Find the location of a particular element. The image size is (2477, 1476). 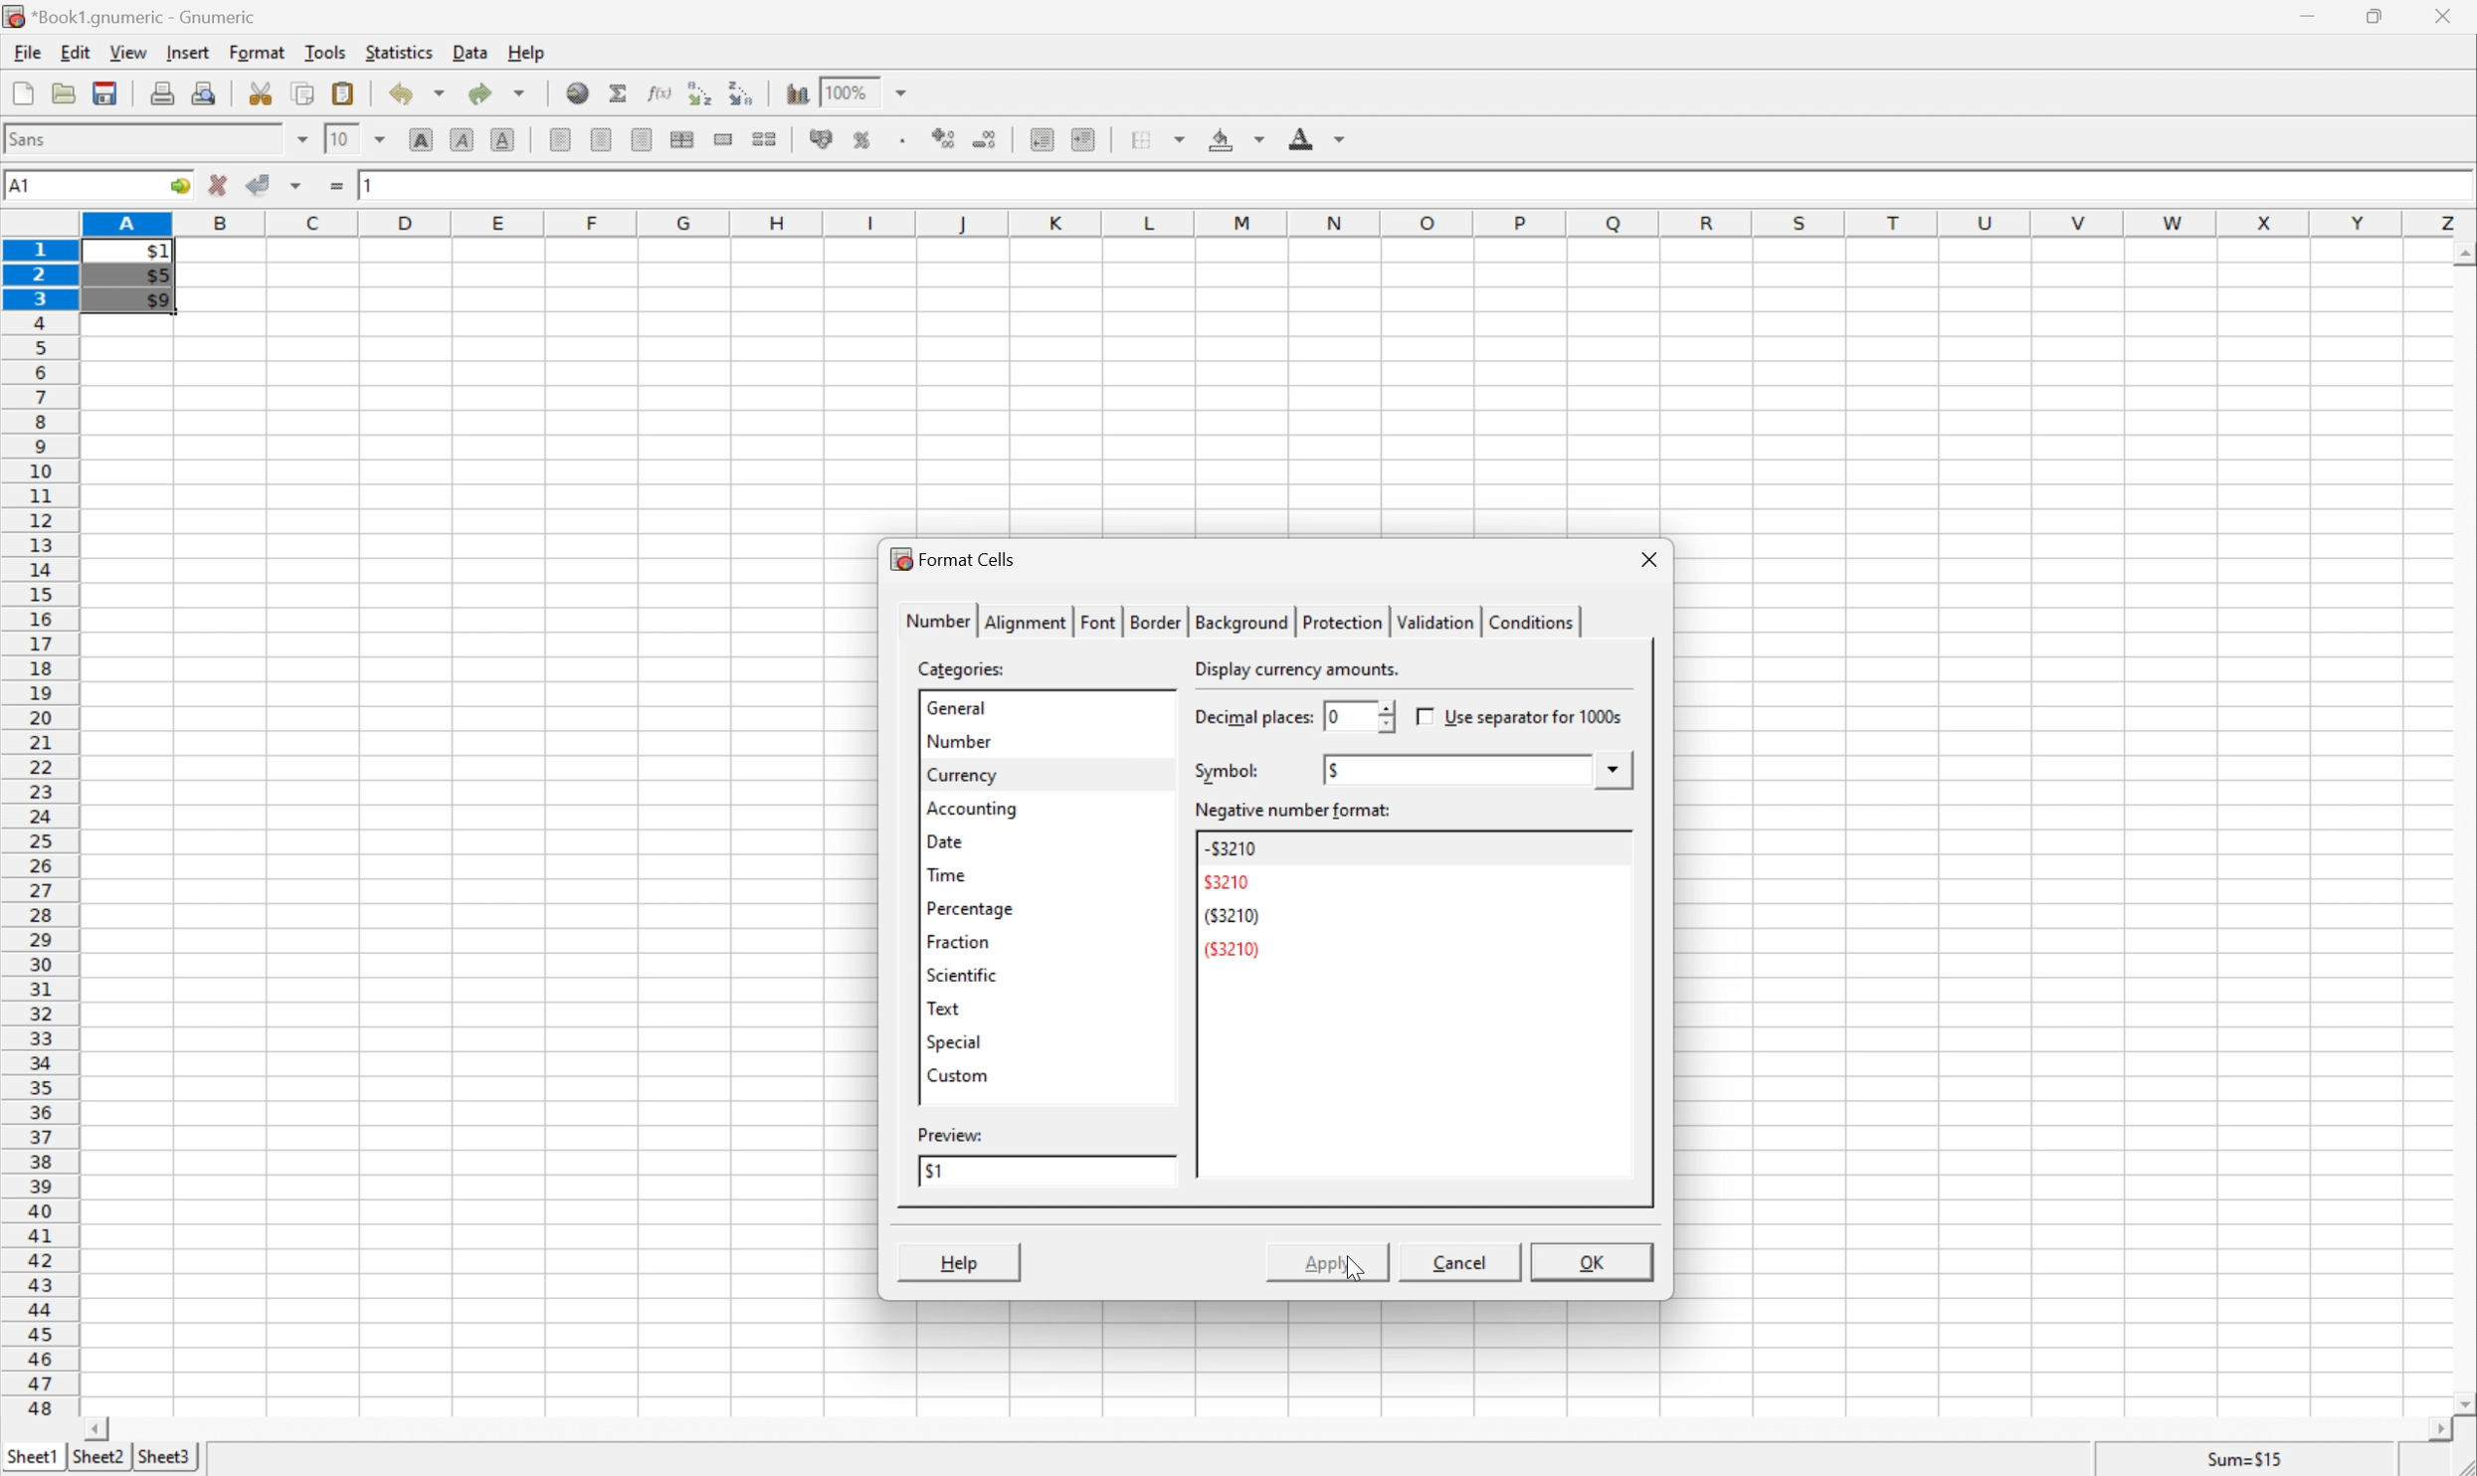

insert is located at coordinates (186, 50).